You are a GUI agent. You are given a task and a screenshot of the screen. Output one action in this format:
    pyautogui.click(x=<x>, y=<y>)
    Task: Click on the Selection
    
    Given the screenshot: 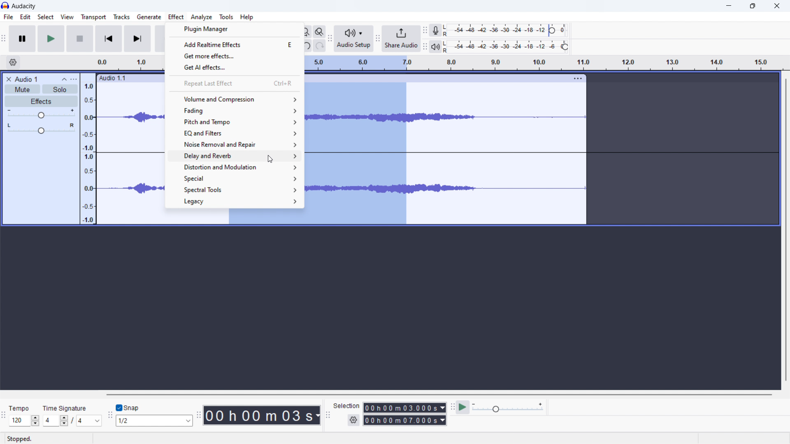 What is the action you would take?
    pyautogui.click(x=346, y=407)
    